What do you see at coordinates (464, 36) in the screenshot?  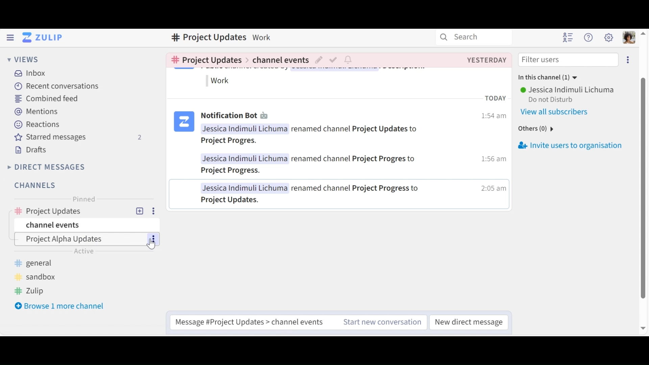 I see `Search` at bounding box center [464, 36].